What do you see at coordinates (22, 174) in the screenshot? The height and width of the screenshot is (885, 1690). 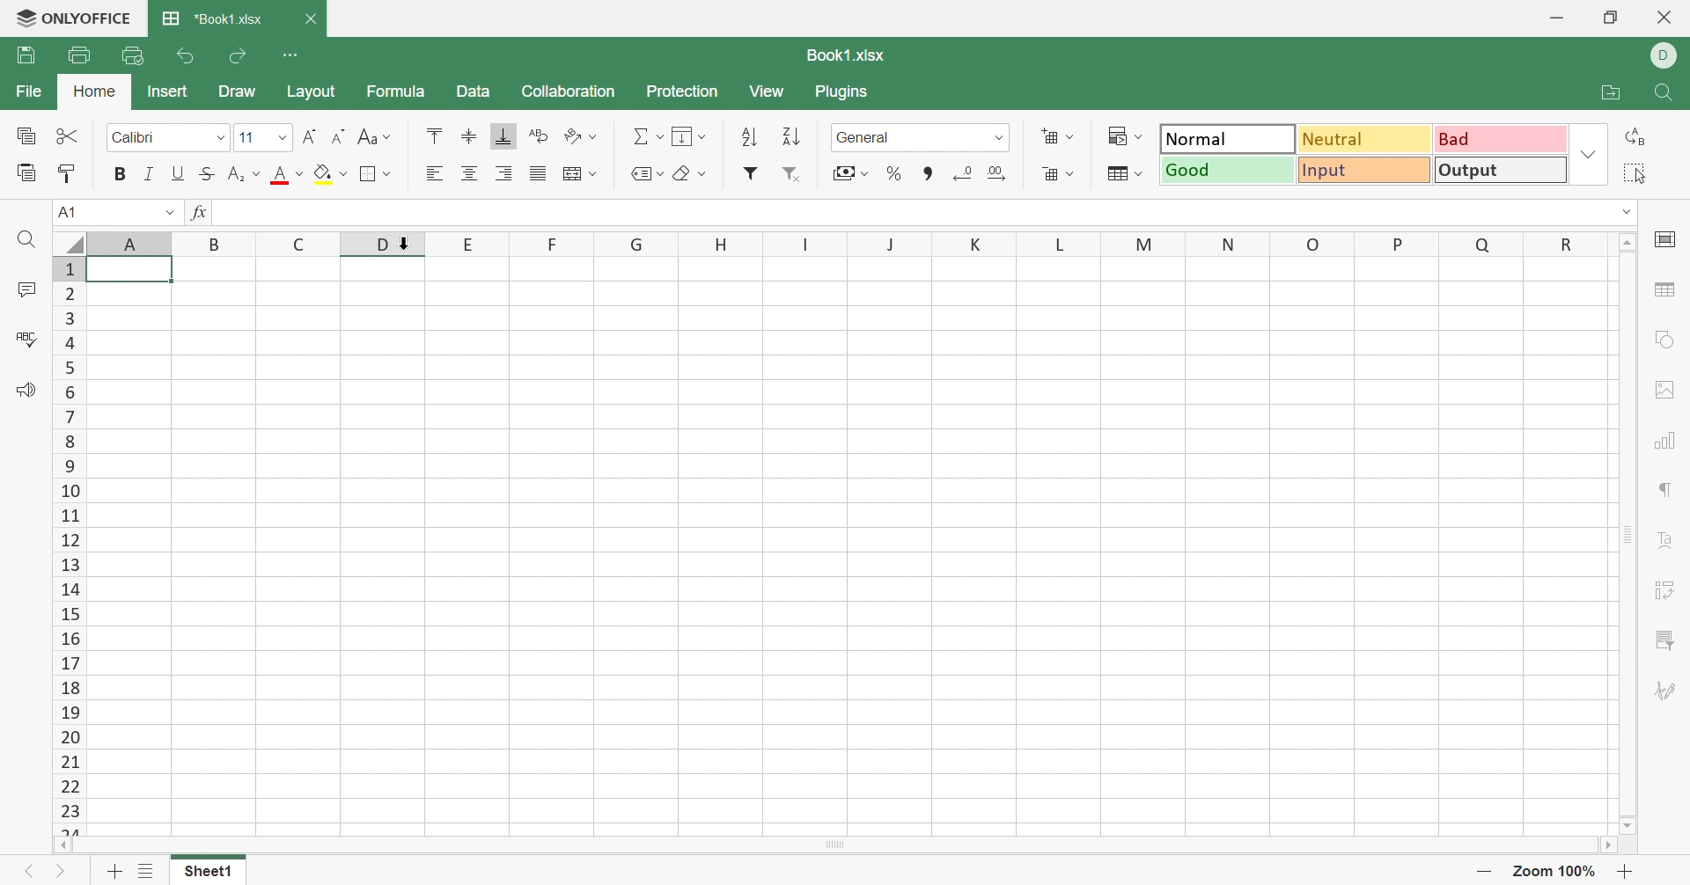 I see `Paste` at bounding box center [22, 174].